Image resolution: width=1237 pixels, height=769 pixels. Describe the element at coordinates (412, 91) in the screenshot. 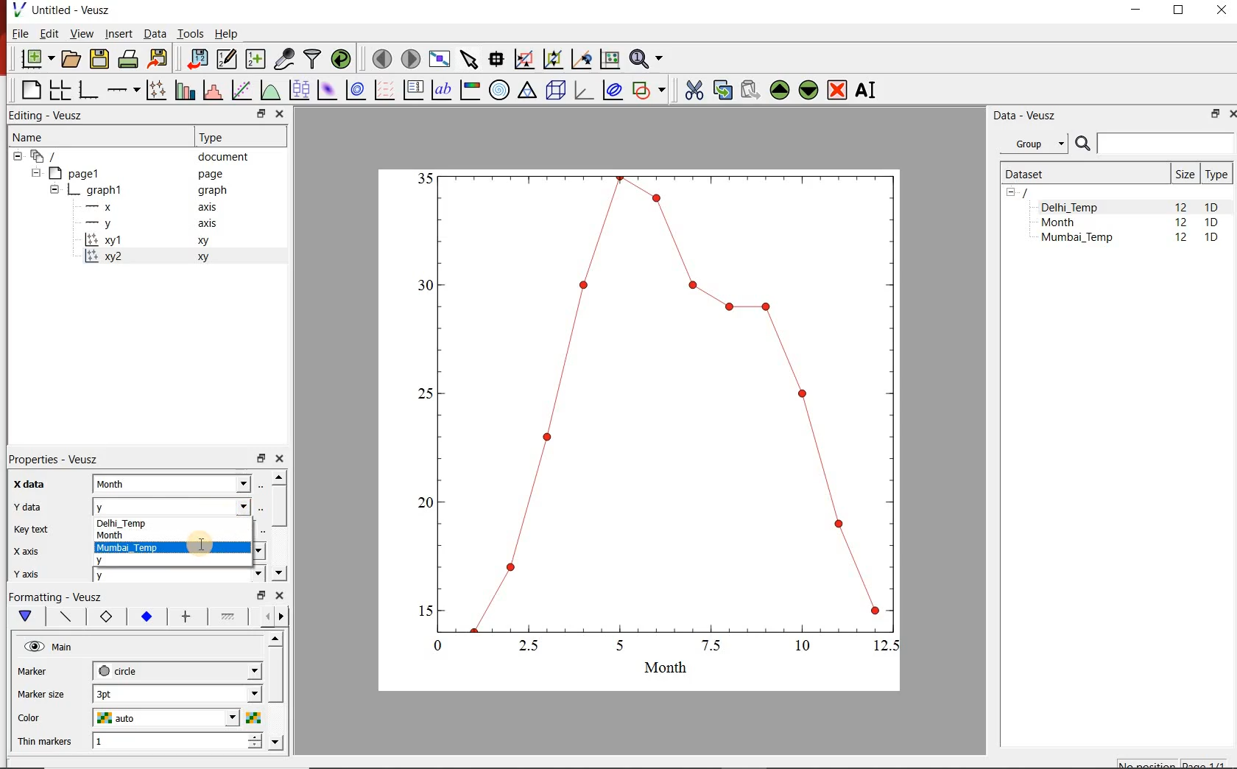

I see `plot key` at that location.